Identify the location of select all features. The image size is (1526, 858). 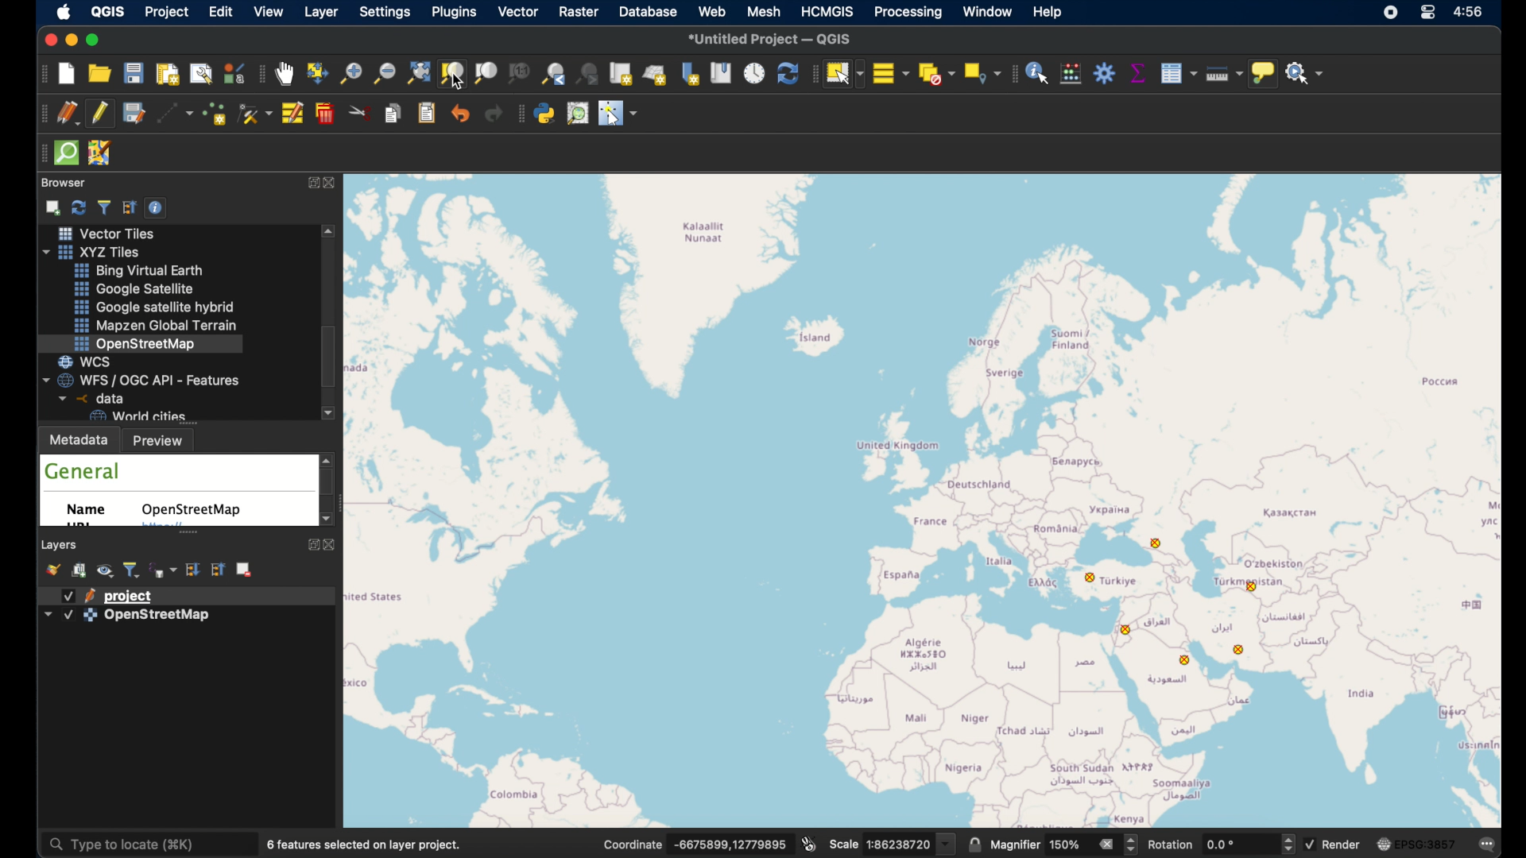
(891, 72).